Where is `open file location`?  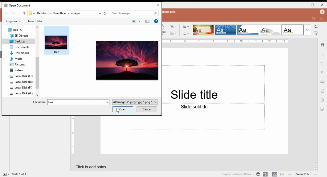 open file location is located at coordinates (313, 19).